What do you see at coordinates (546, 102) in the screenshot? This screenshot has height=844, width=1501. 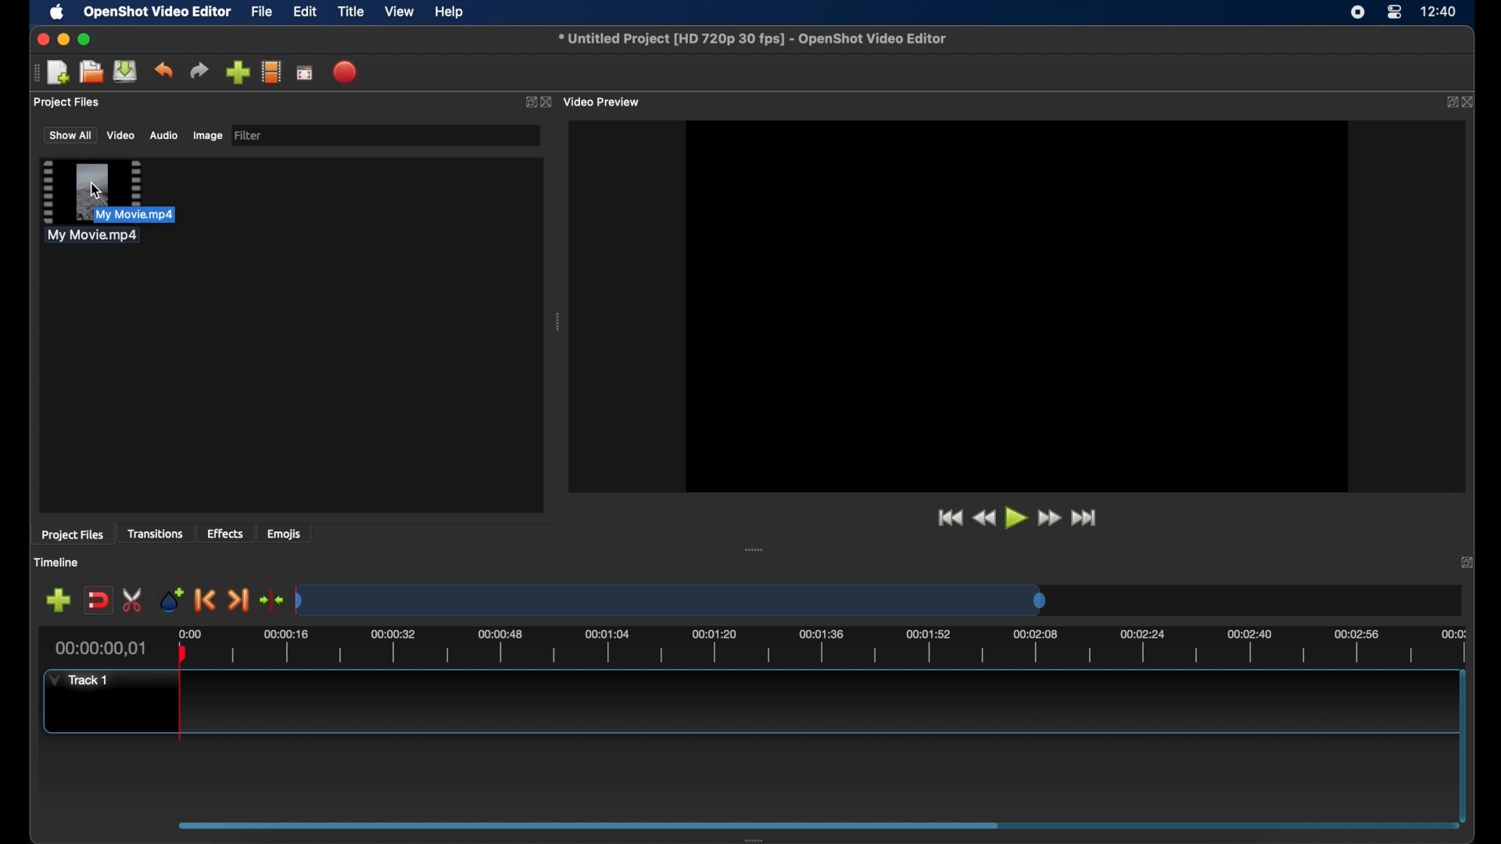 I see `close` at bounding box center [546, 102].